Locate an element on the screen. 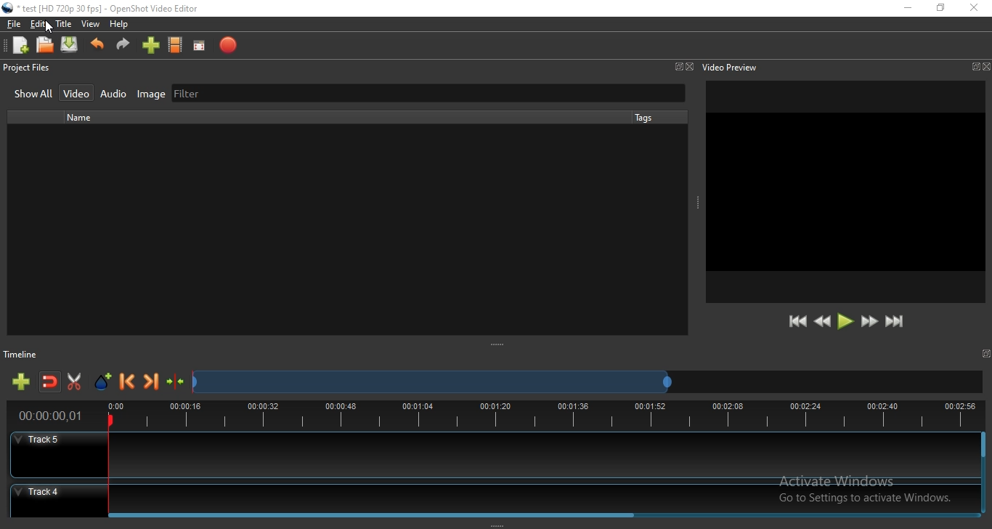  import files is located at coordinates (150, 47).